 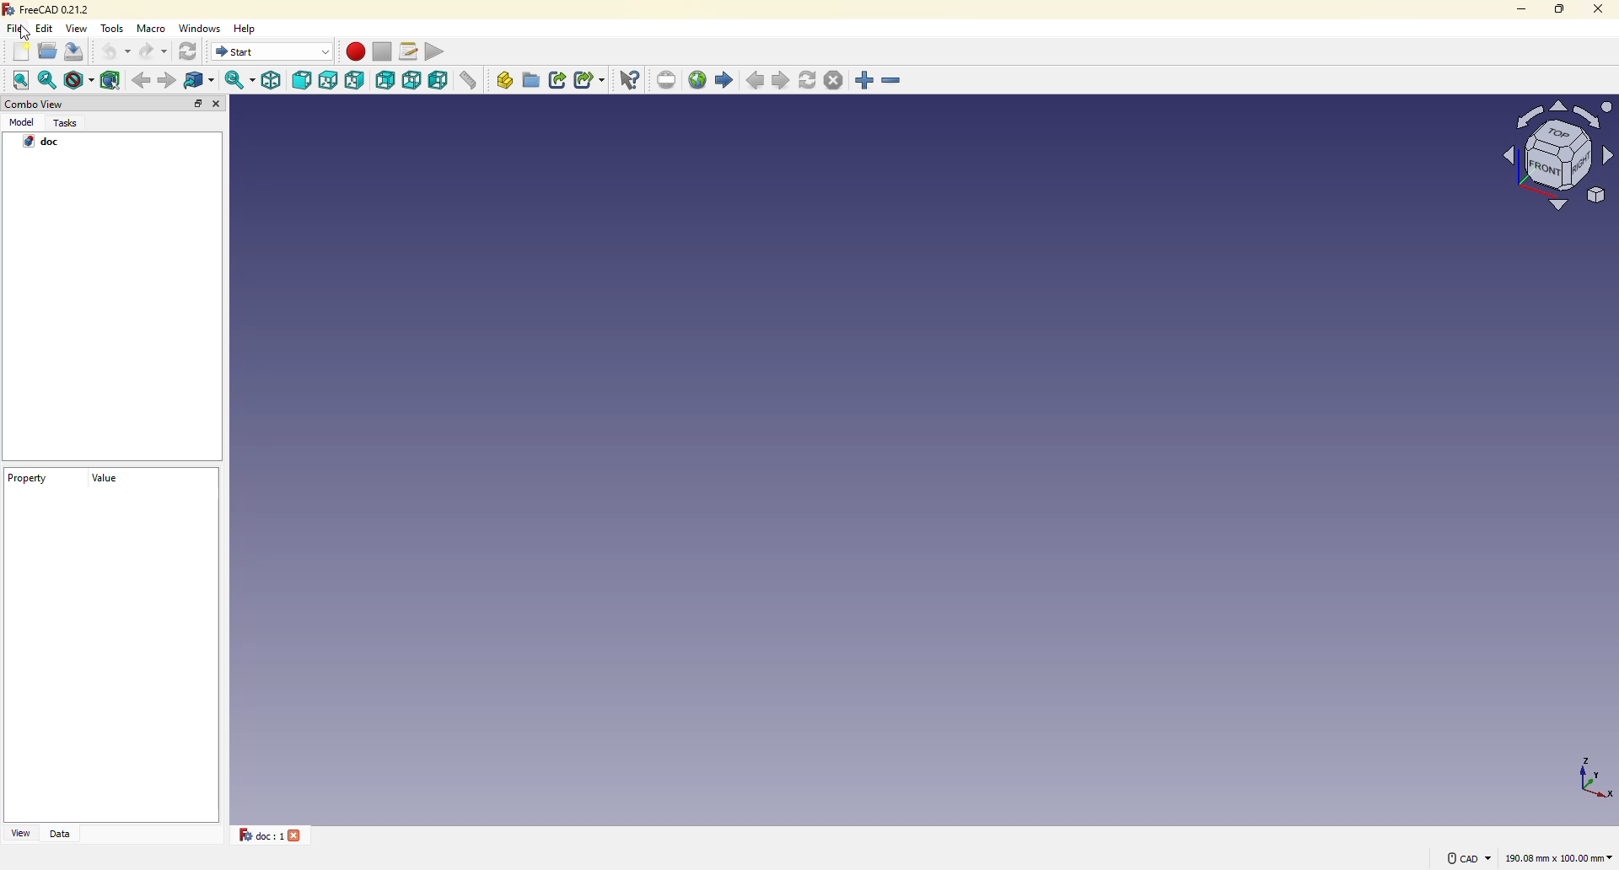 I want to click on fit all, so click(x=20, y=80).